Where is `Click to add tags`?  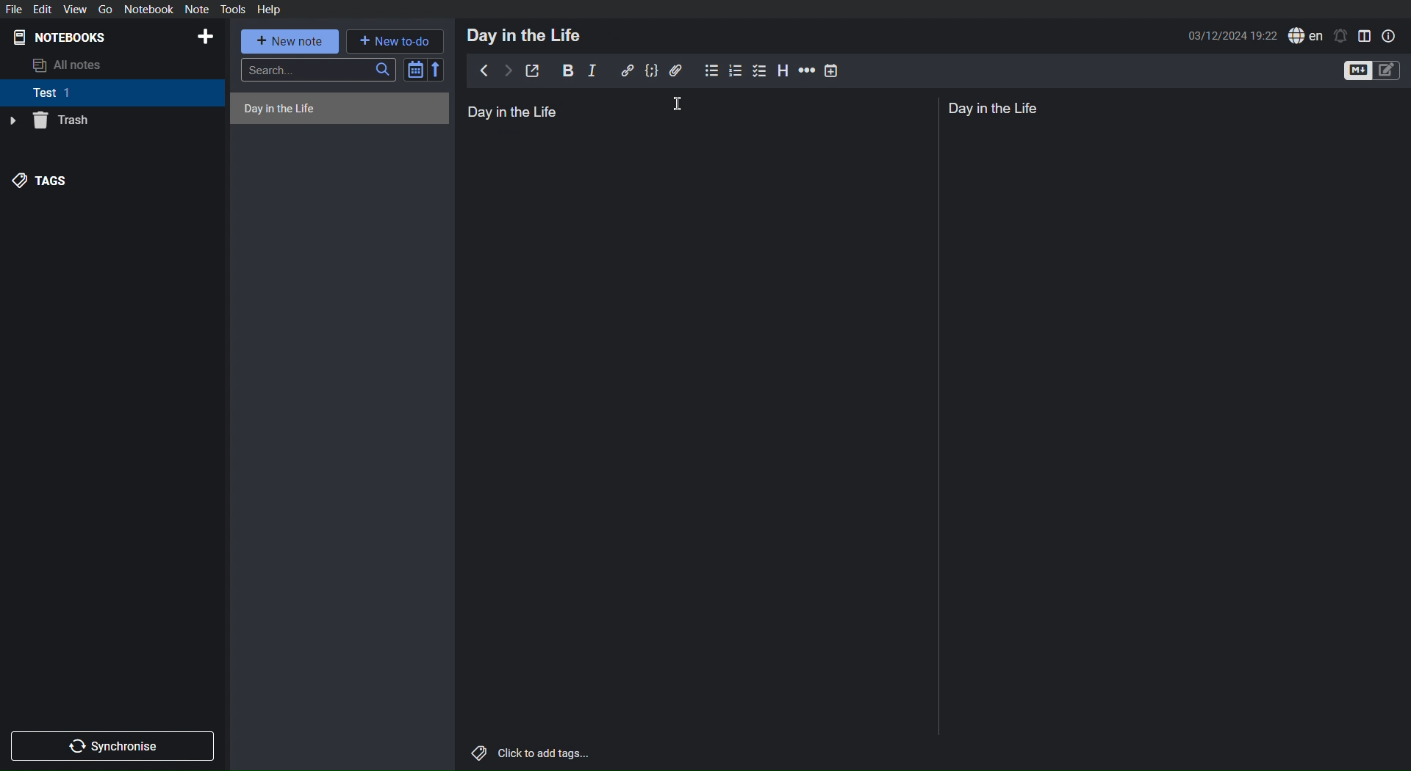 Click to add tags is located at coordinates (531, 753).